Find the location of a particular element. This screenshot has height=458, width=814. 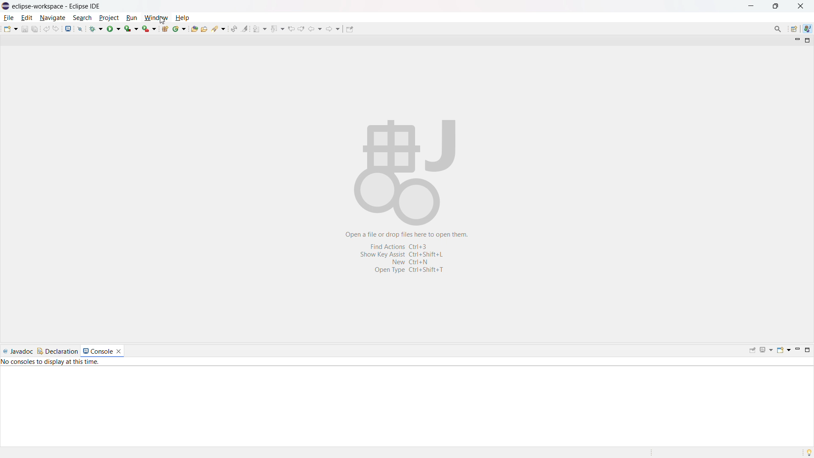

search is located at coordinates (219, 28).